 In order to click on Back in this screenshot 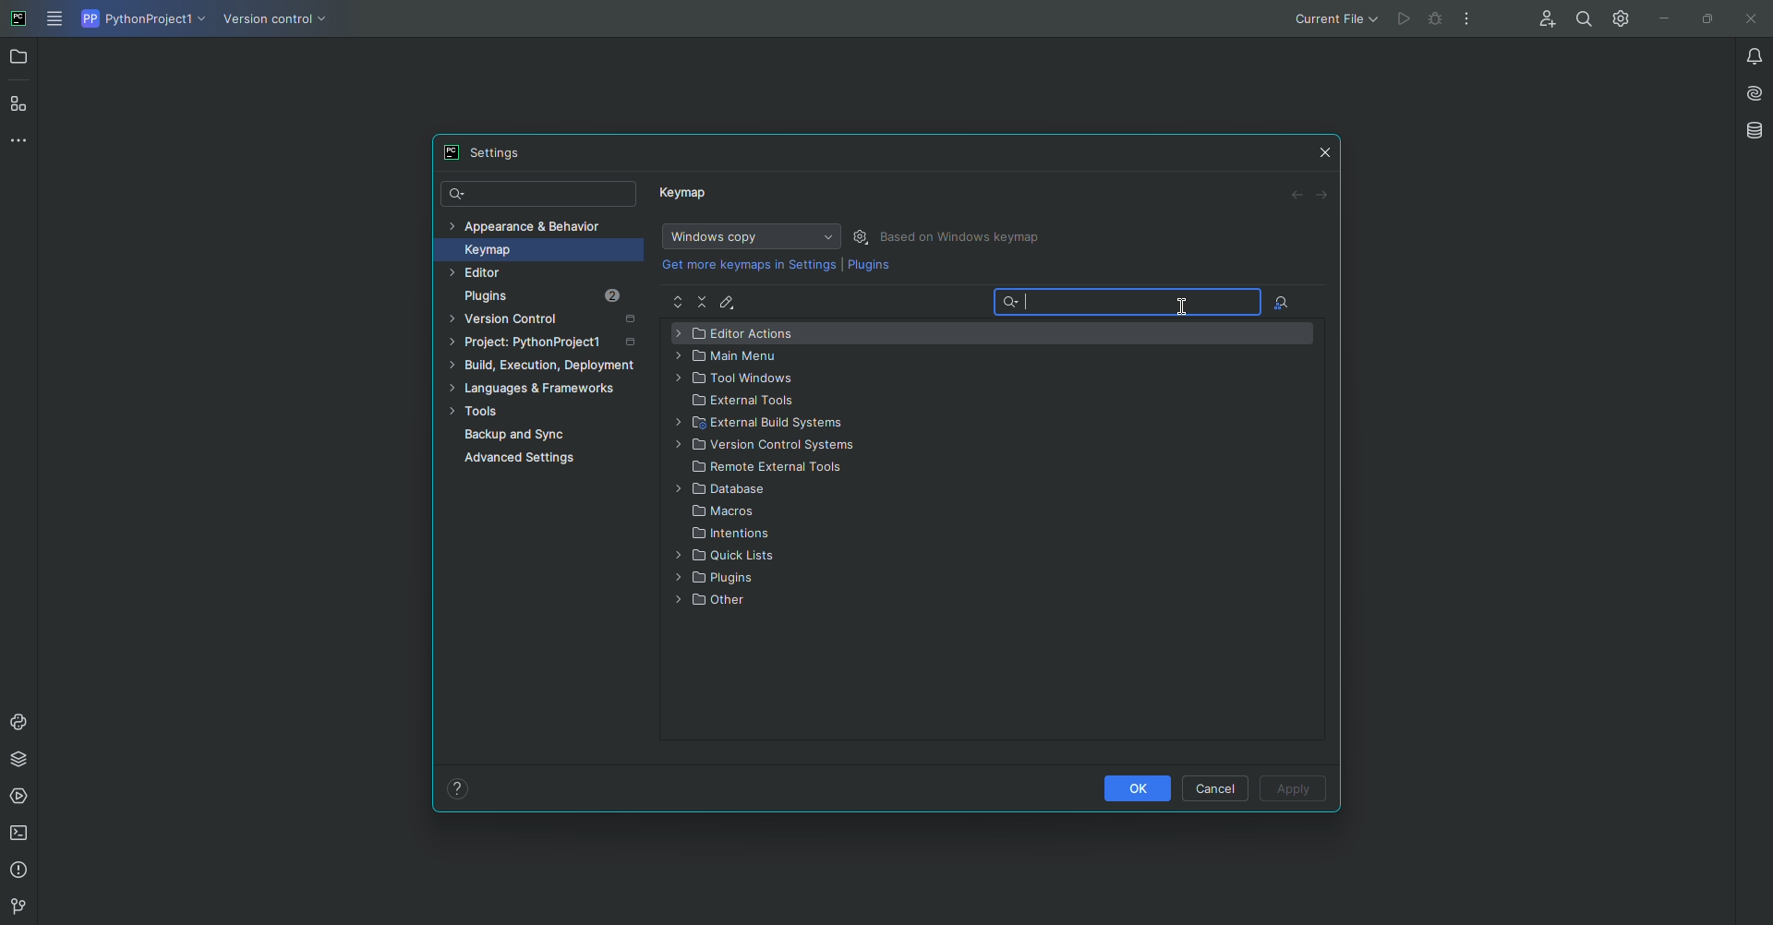, I will do `click(1297, 196)`.